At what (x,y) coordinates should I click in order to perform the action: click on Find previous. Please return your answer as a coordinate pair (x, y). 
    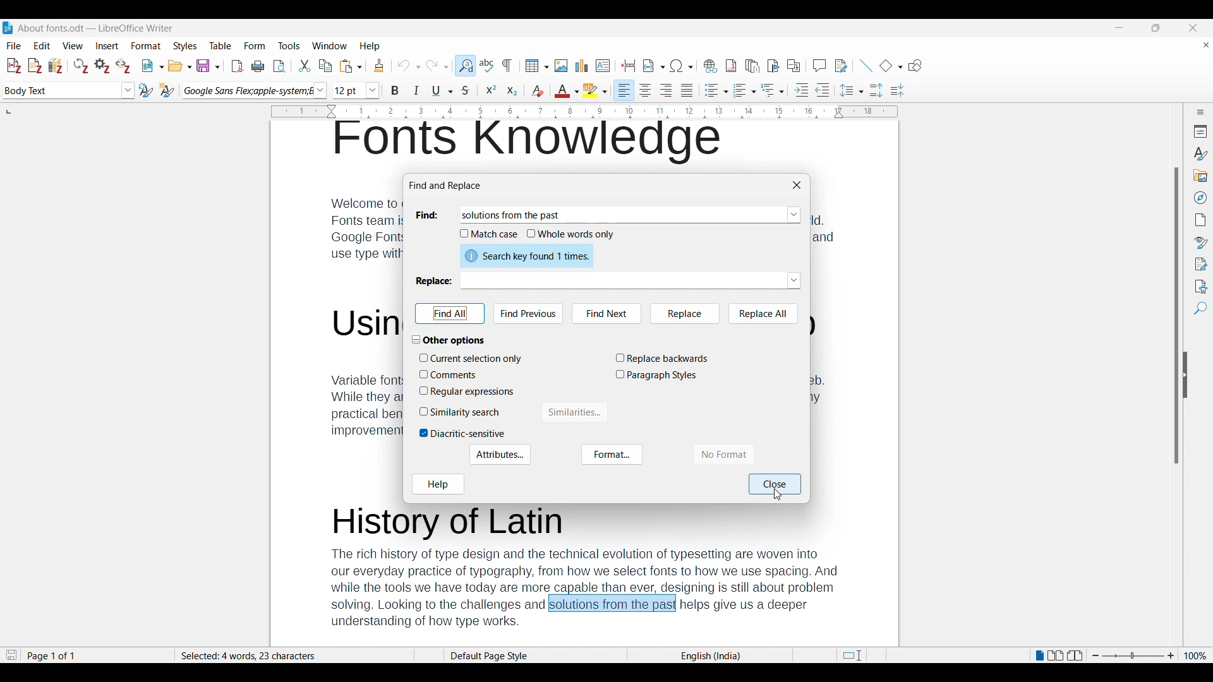
    Looking at the image, I should click on (529, 314).